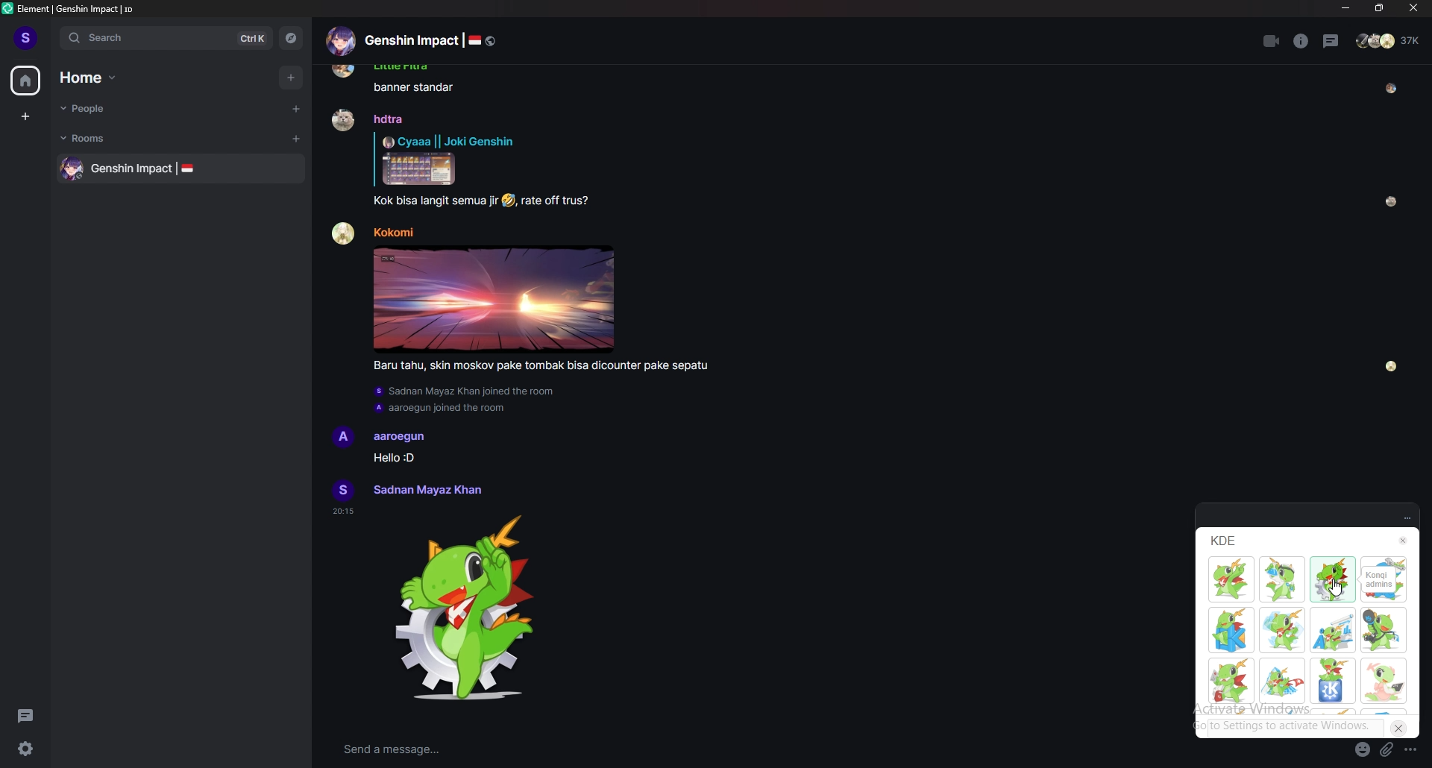 Image resolution: width=1432 pixels, height=768 pixels. I want to click on Kongi admins sticker, so click(464, 608).